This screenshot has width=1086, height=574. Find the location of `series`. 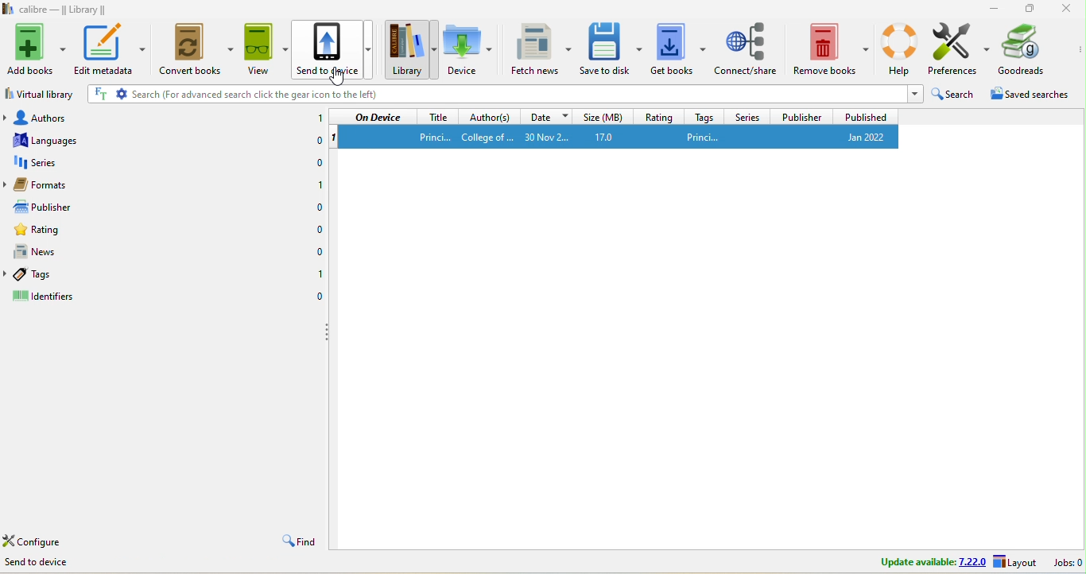

series is located at coordinates (747, 116).